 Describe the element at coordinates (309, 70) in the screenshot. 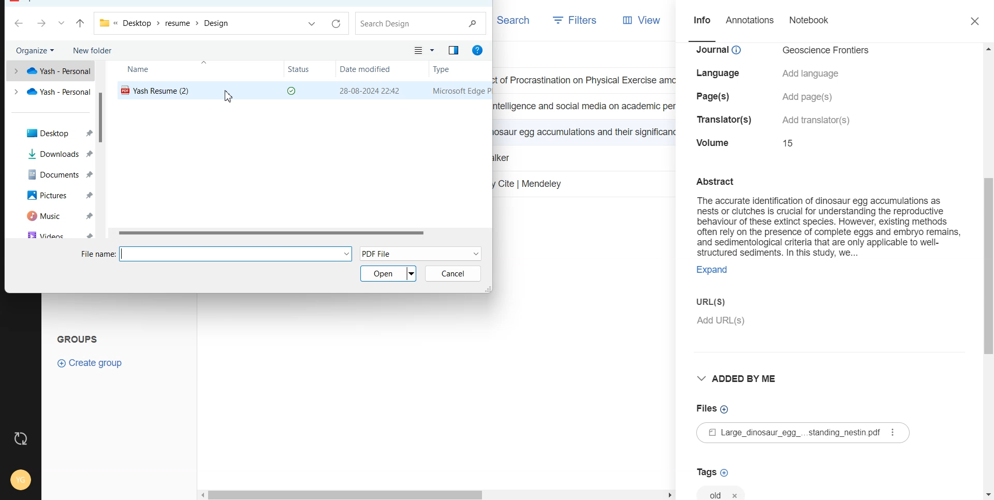

I see `Status` at that location.